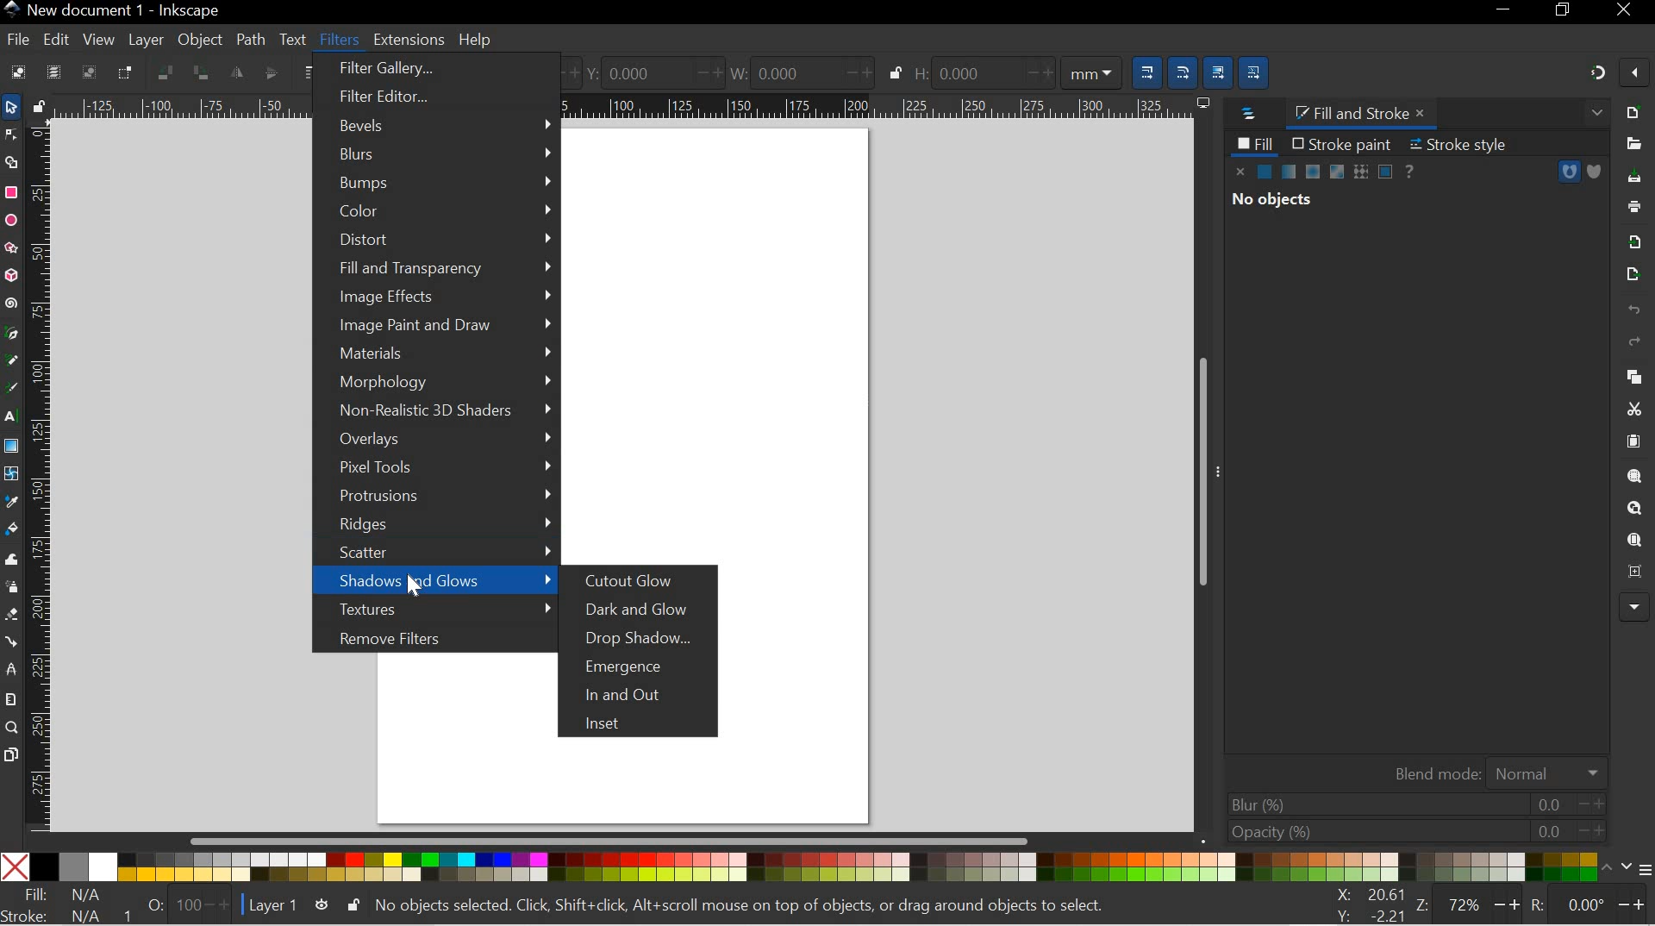  Describe the element at coordinates (638, 582) in the screenshot. I see `CUTOUT GLOW` at that location.